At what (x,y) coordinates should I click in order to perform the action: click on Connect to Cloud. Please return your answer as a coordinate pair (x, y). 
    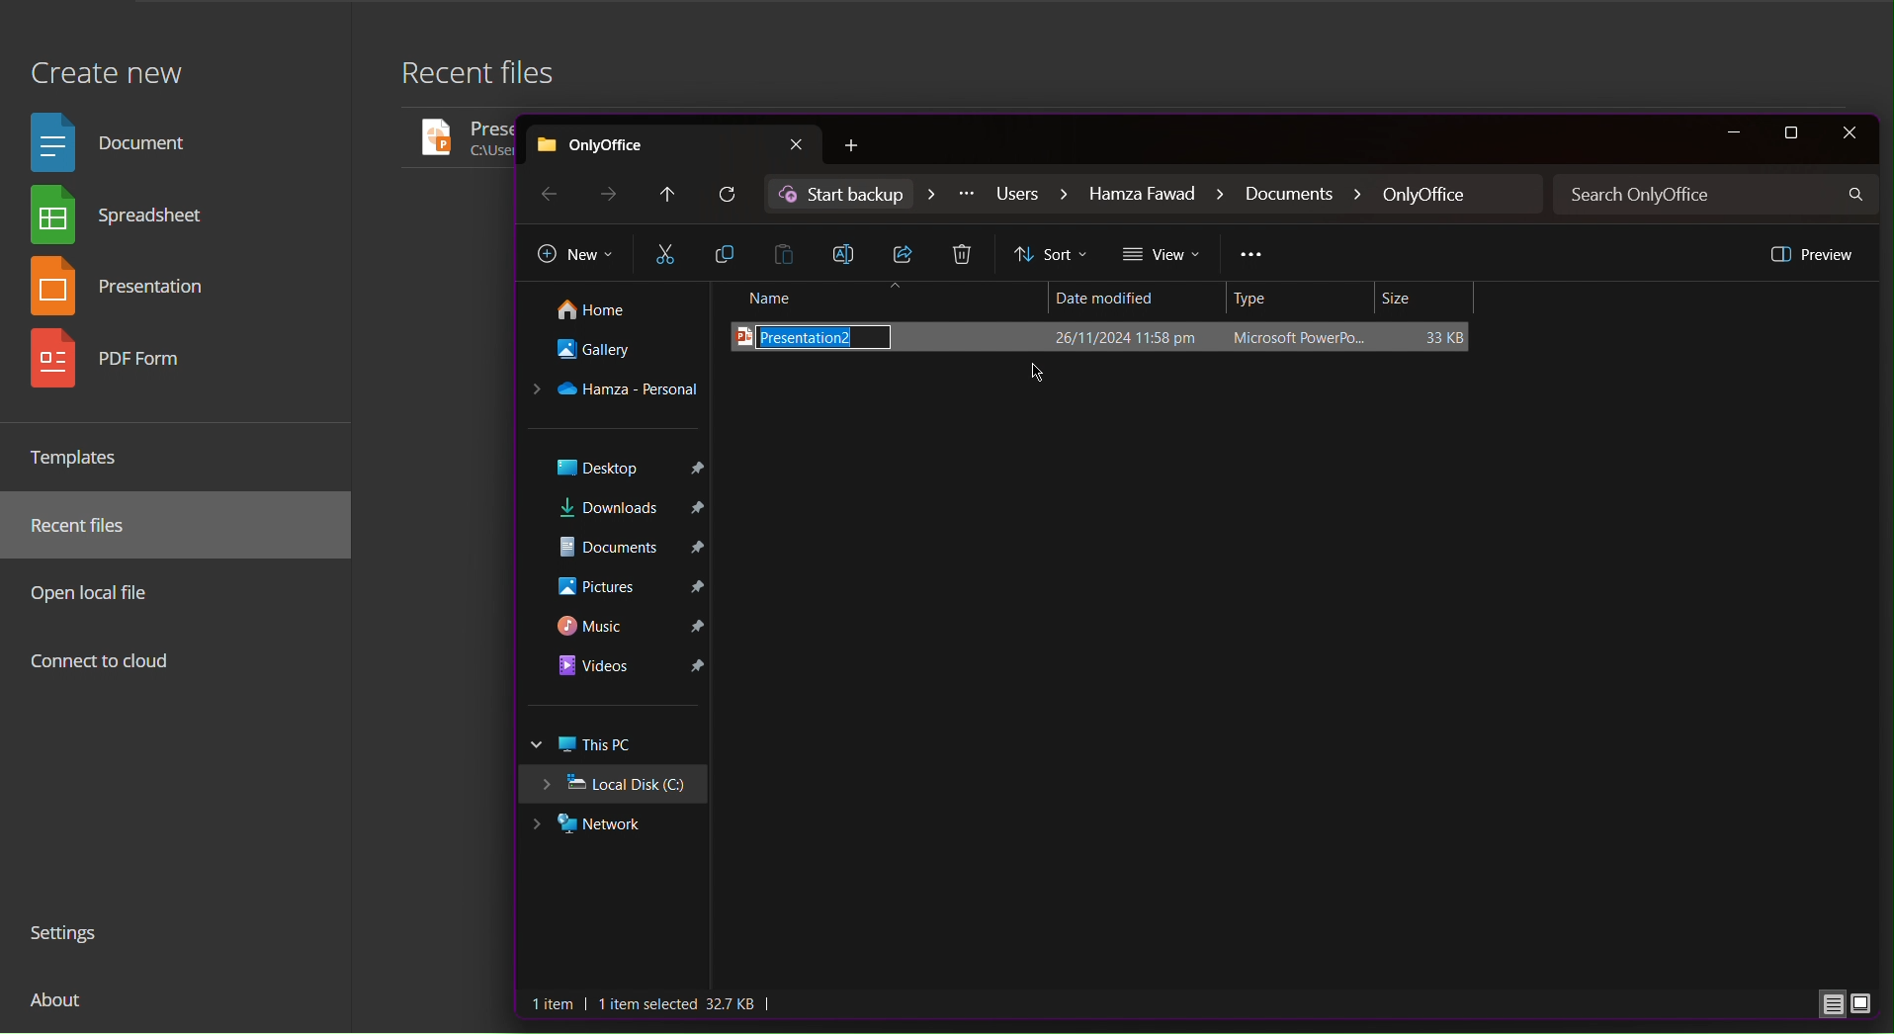
    Looking at the image, I should click on (102, 663).